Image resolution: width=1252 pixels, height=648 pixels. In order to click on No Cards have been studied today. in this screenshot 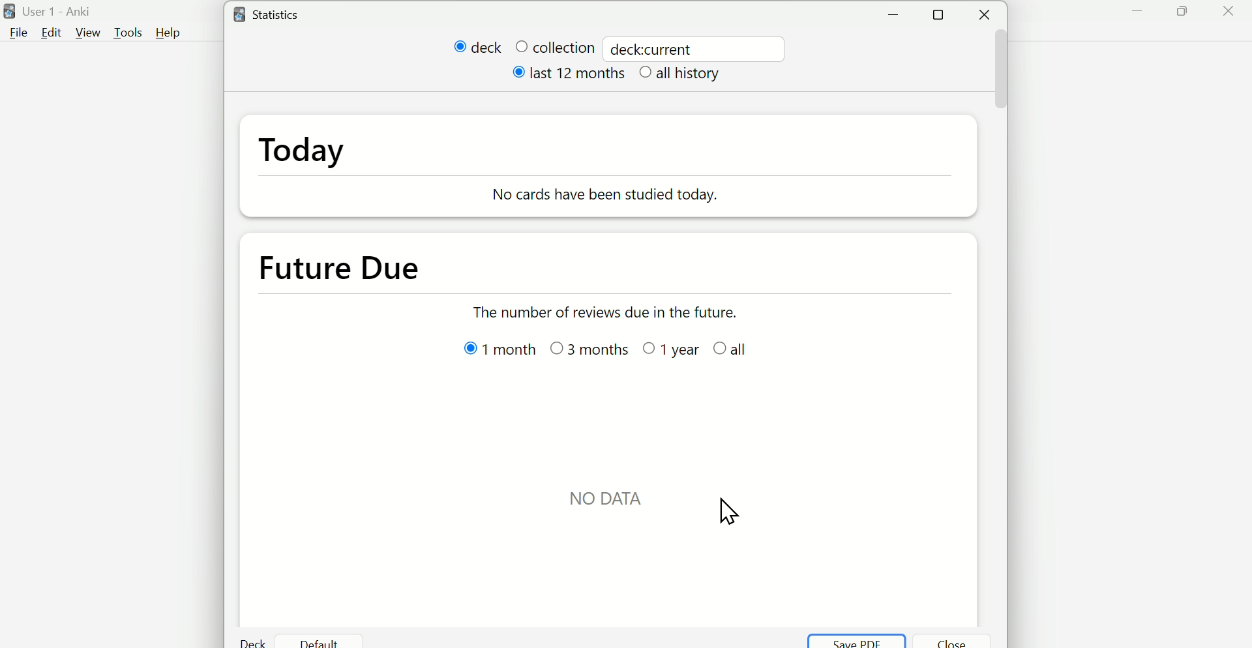, I will do `click(616, 194)`.